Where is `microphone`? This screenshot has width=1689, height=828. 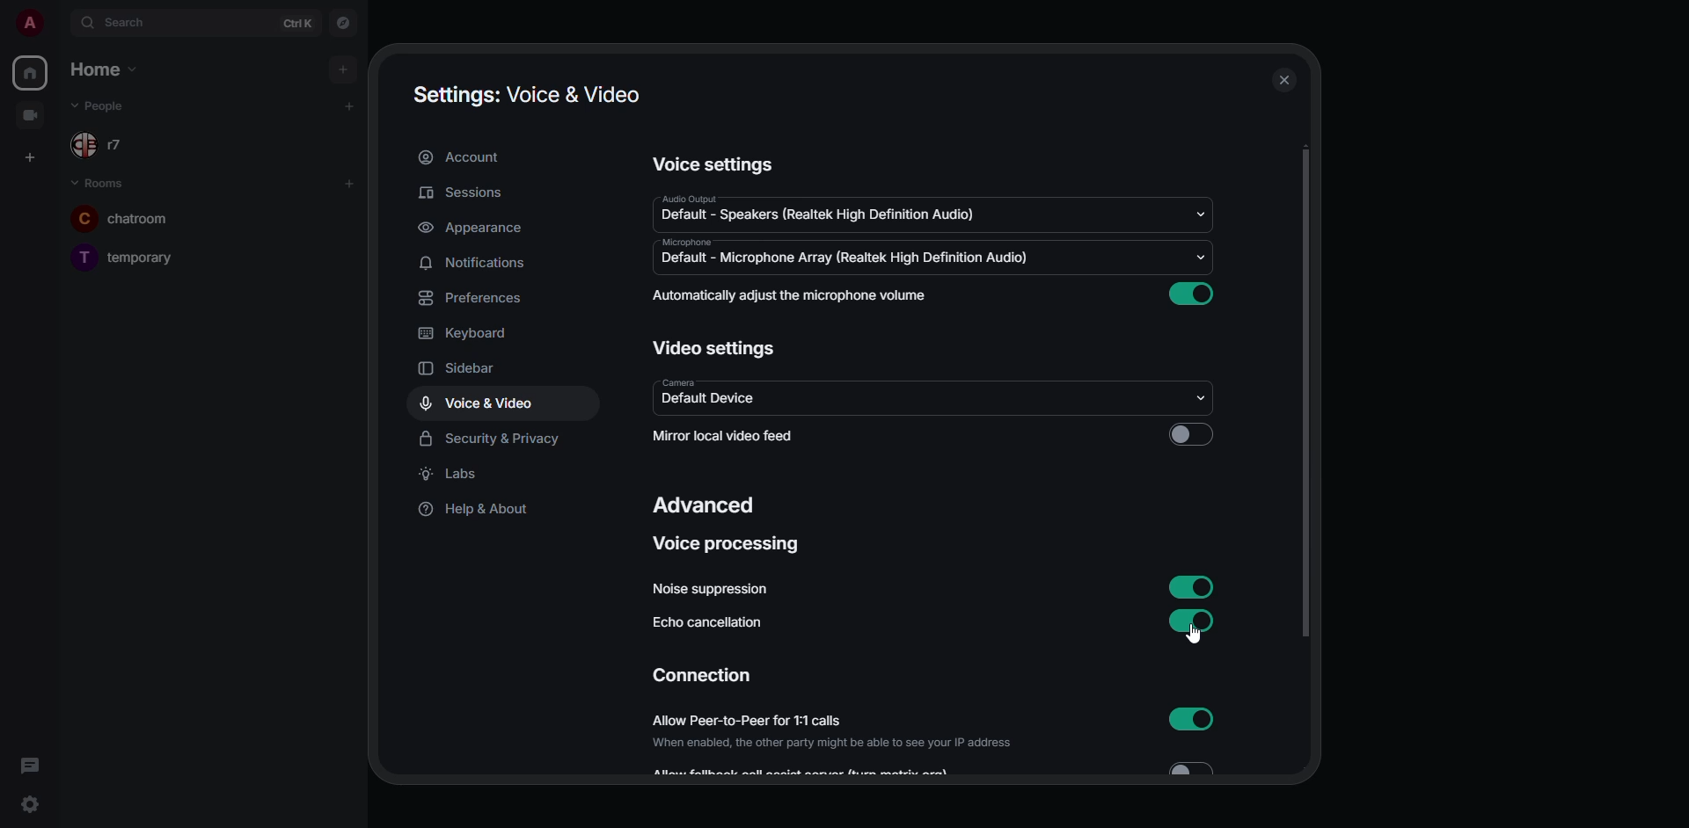 microphone is located at coordinates (684, 242).